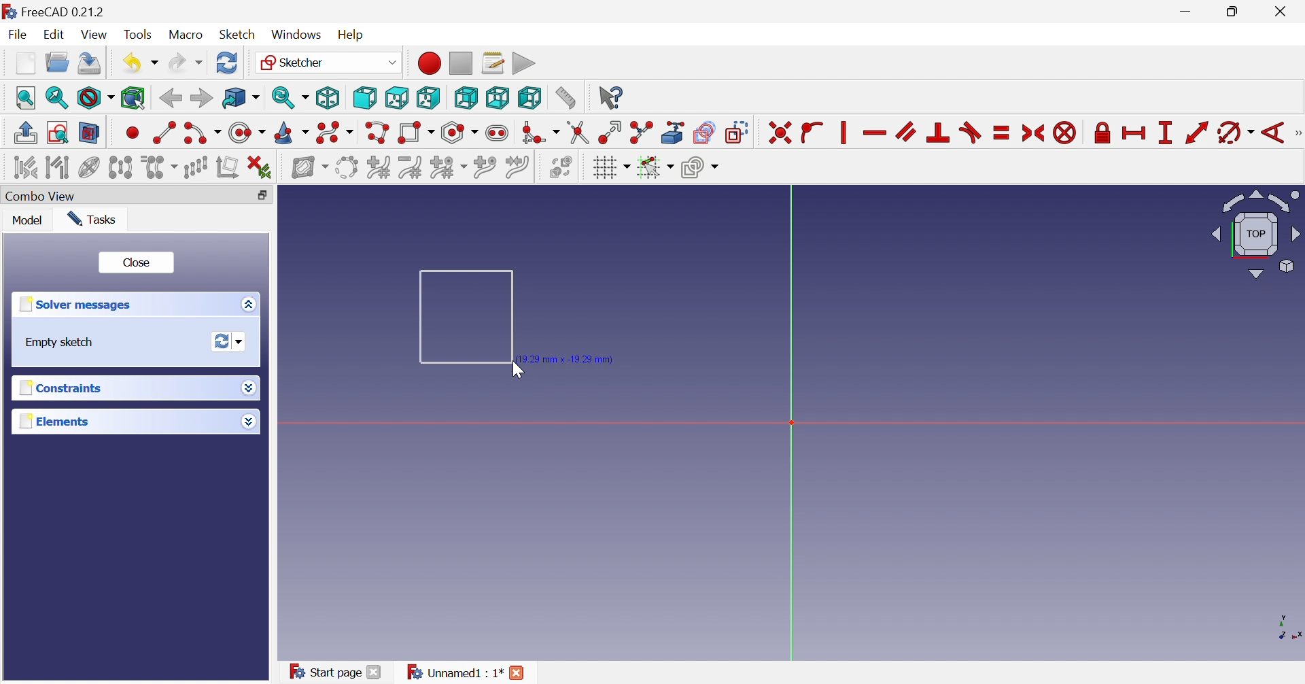 The image size is (1305, 684). Describe the element at coordinates (292, 134) in the screenshot. I see `Create conic` at that location.